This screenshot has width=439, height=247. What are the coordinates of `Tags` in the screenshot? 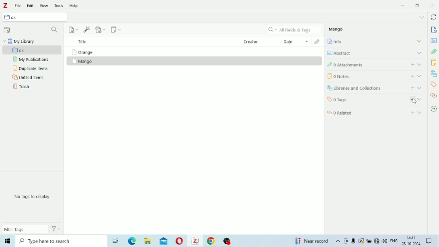 It's located at (433, 84).